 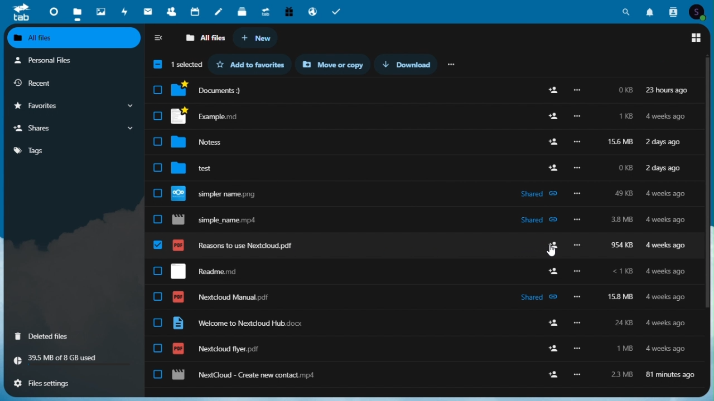 What do you see at coordinates (242, 12) in the screenshot?
I see `deck` at bounding box center [242, 12].